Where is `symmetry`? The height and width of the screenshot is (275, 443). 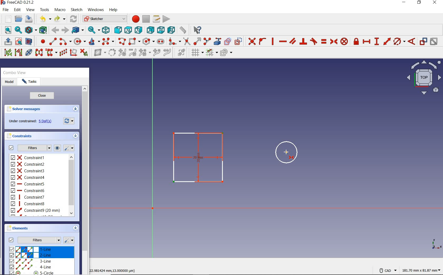 symmetry is located at coordinates (39, 53).